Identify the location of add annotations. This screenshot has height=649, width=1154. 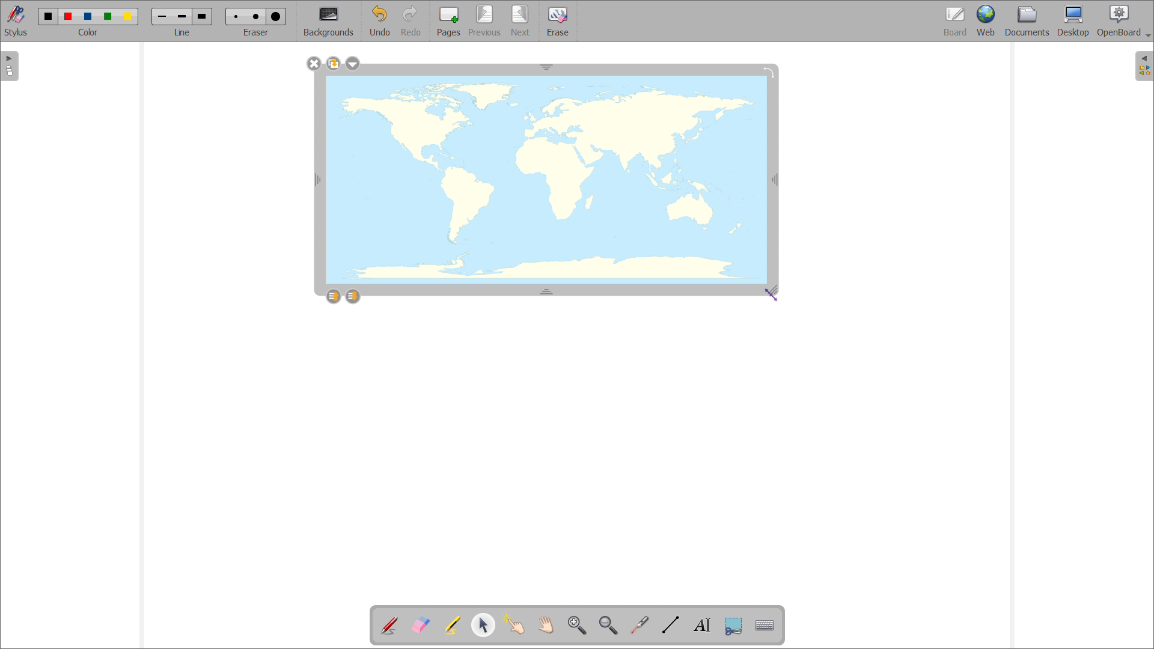
(390, 625).